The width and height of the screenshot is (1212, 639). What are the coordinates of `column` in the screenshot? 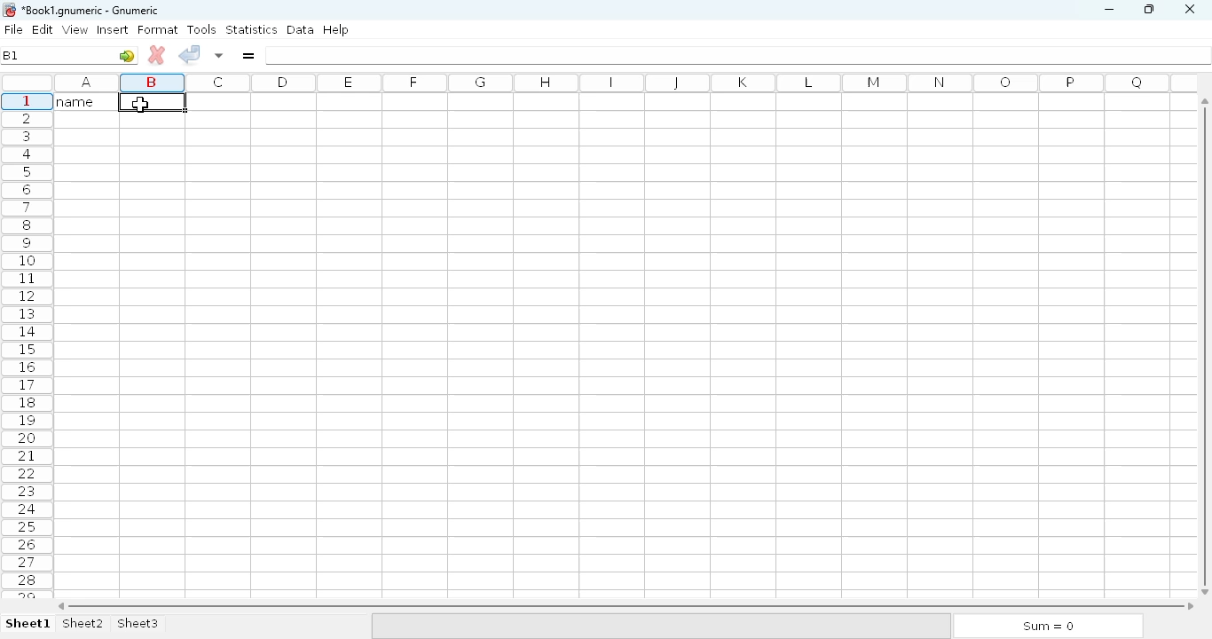 It's located at (620, 81).